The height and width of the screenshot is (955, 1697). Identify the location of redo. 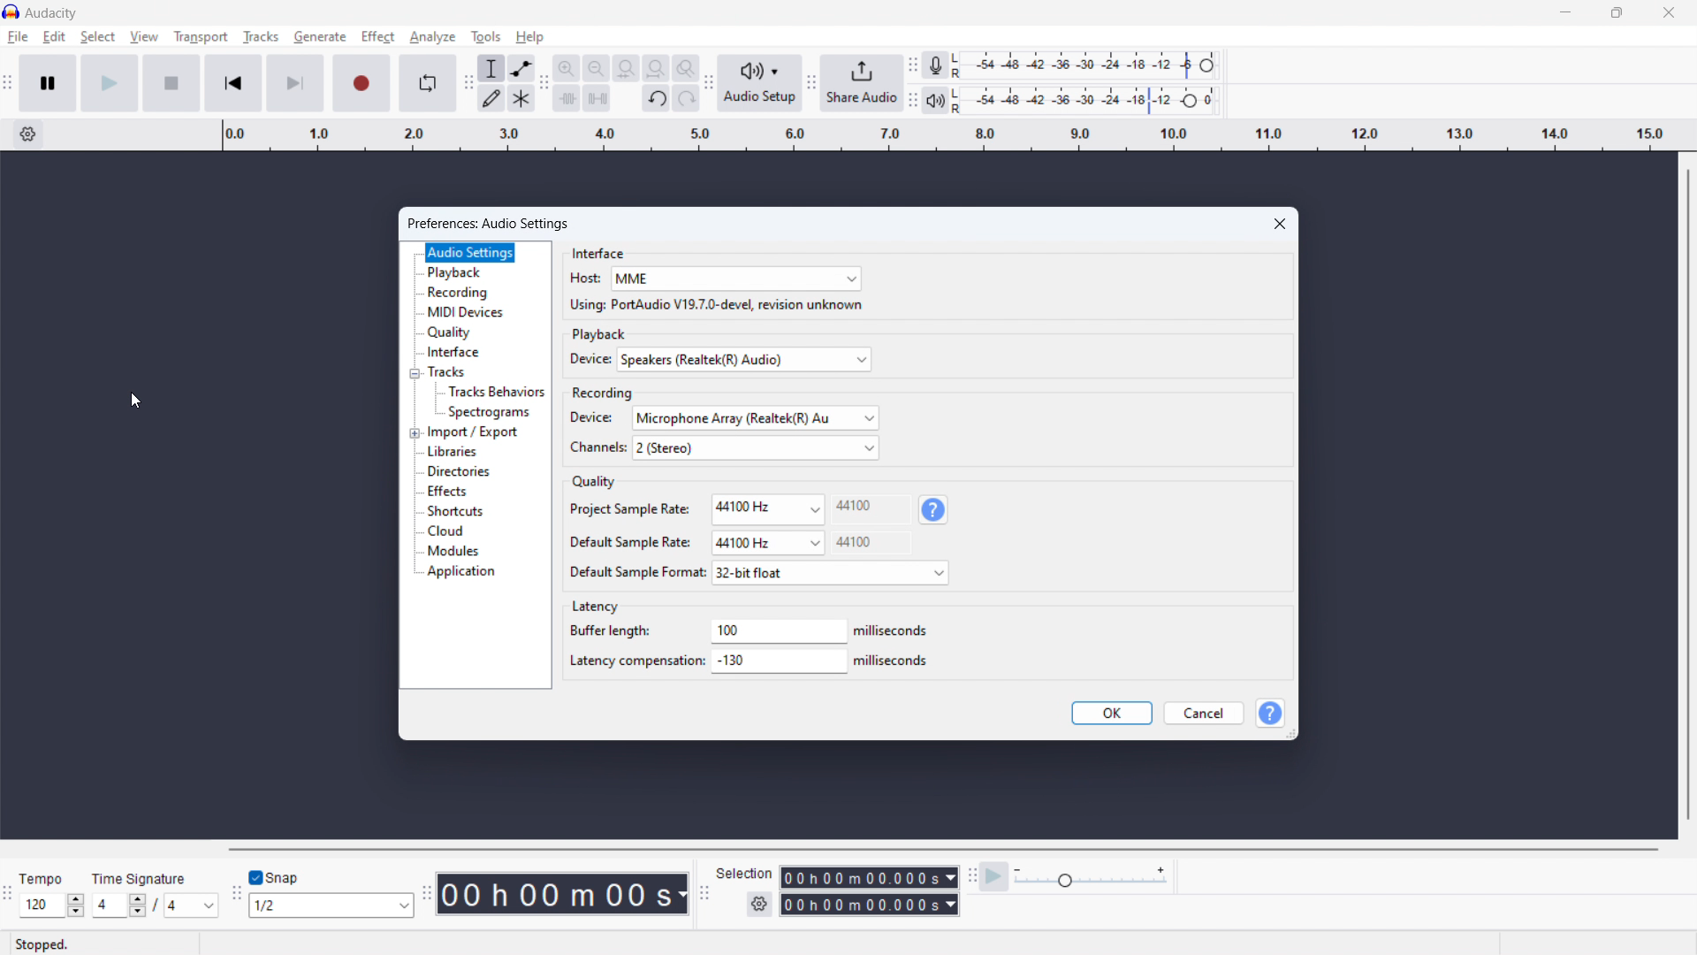
(687, 98).